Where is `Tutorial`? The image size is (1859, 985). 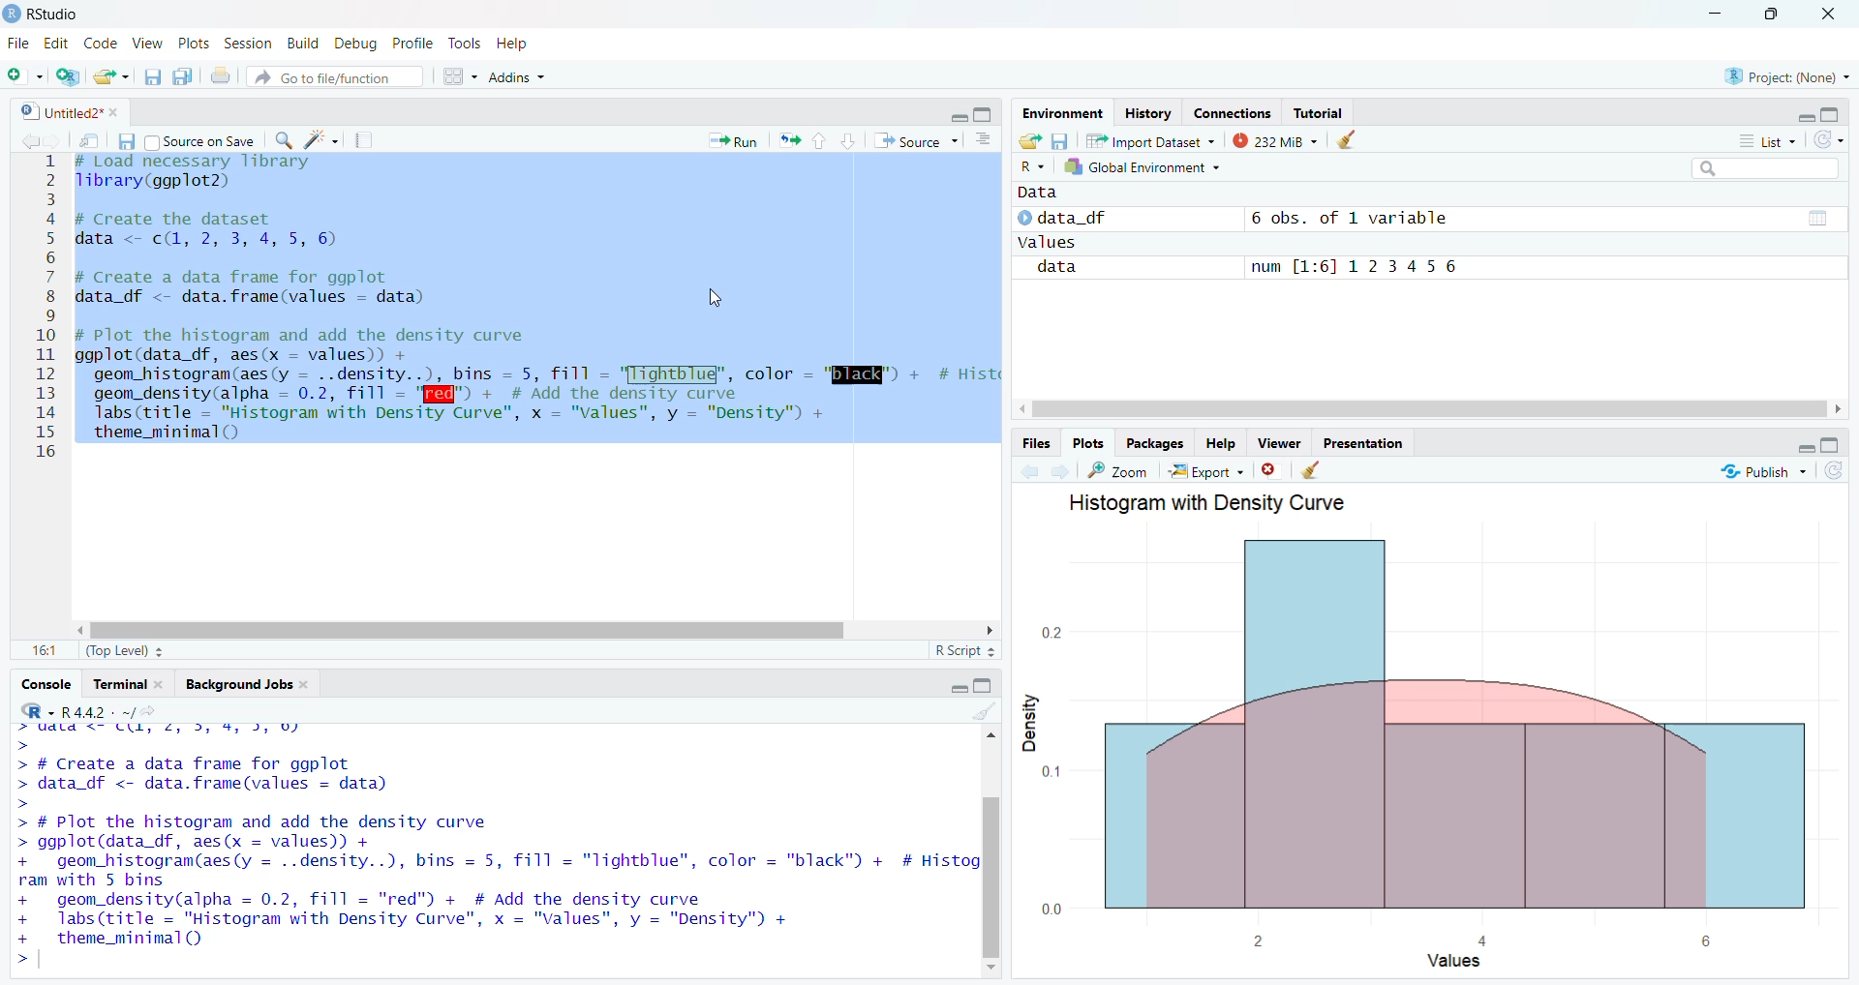
Tutorial is located at coordinates (1320, 112).